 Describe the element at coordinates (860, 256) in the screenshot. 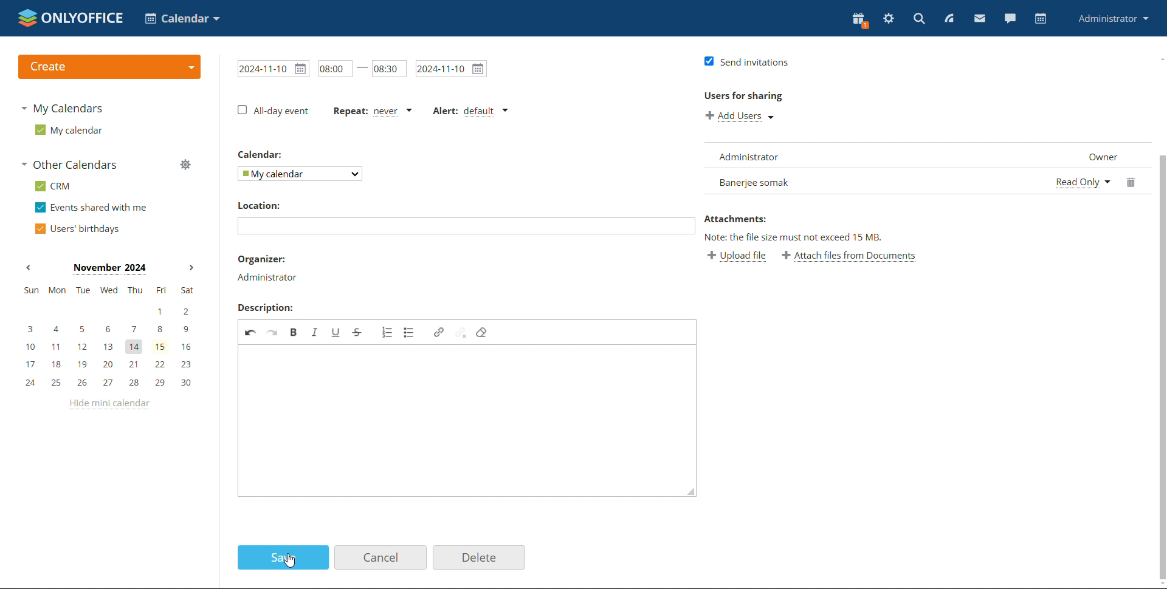

I see `attach files from documents` at that location.